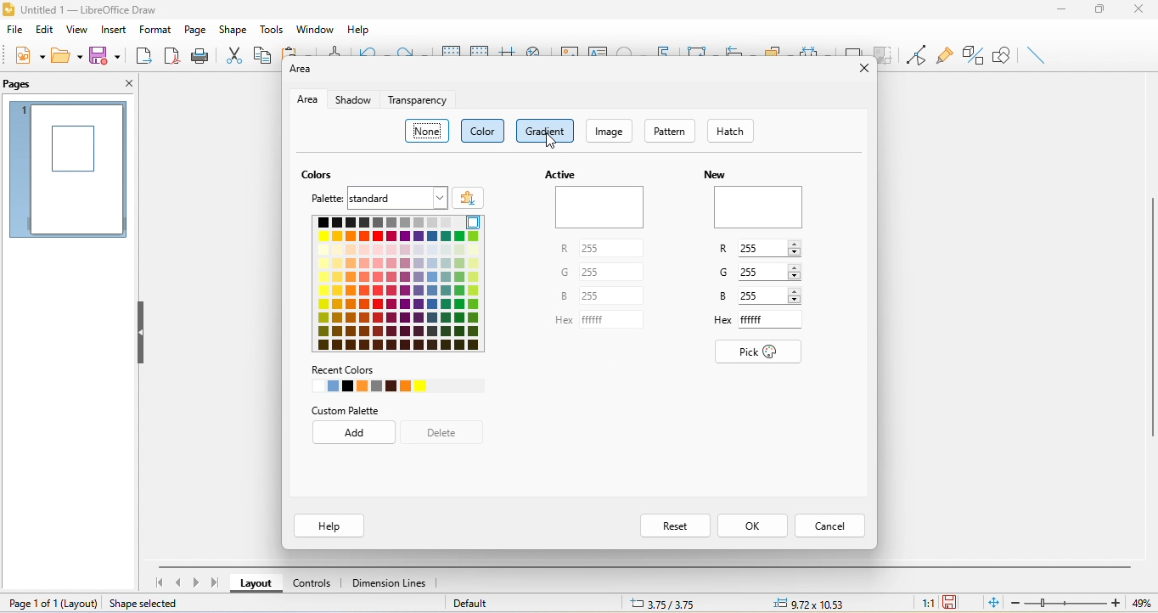  I want to click on delete, so click(448, 435).